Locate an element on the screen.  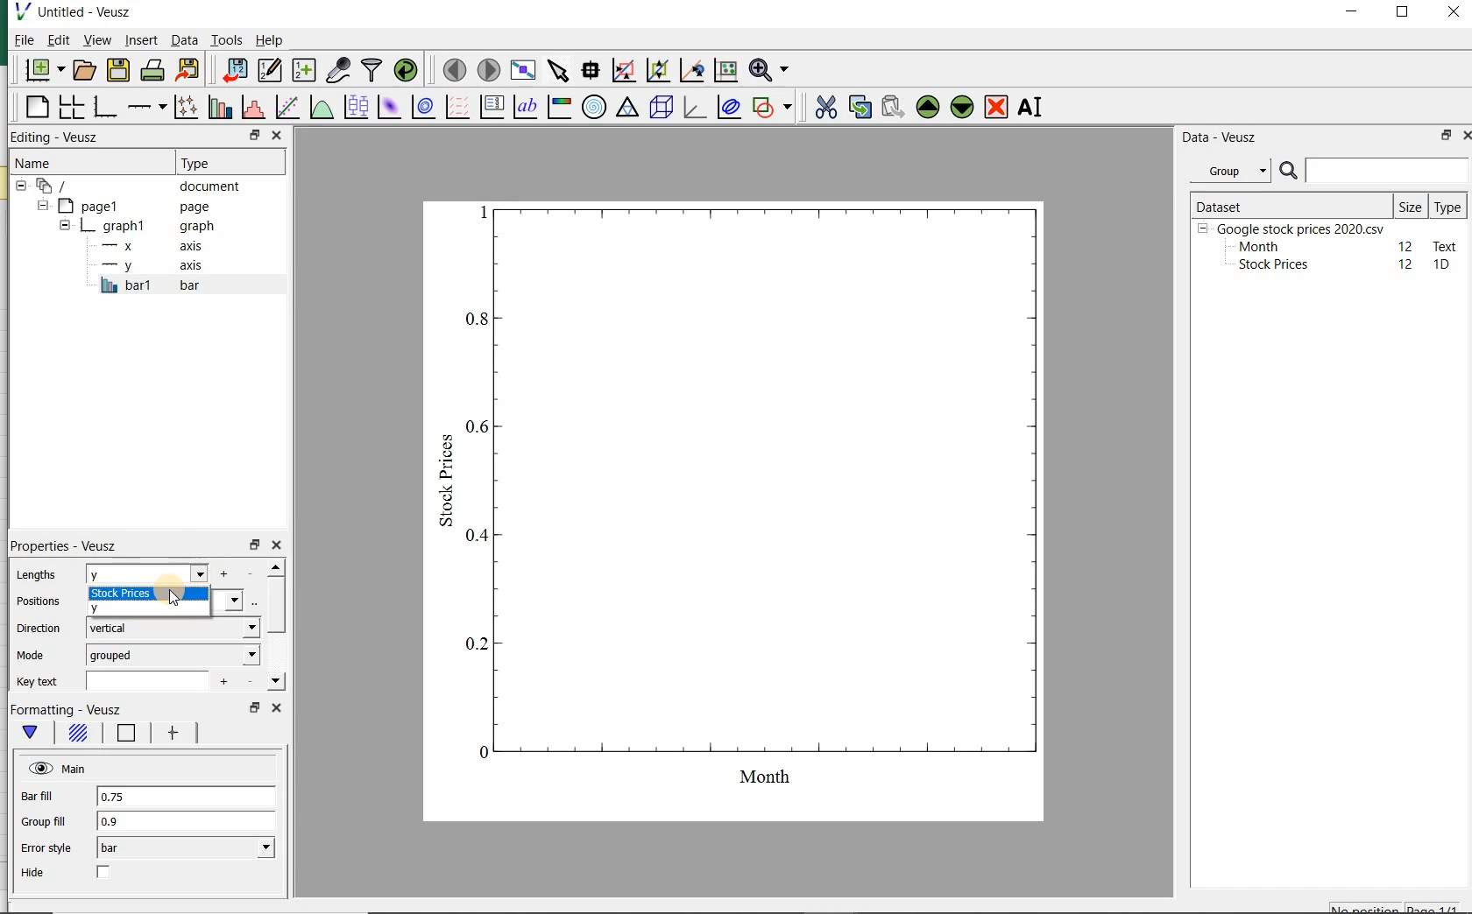
select items from the graph or scroll is located at coordinates (557, 71).